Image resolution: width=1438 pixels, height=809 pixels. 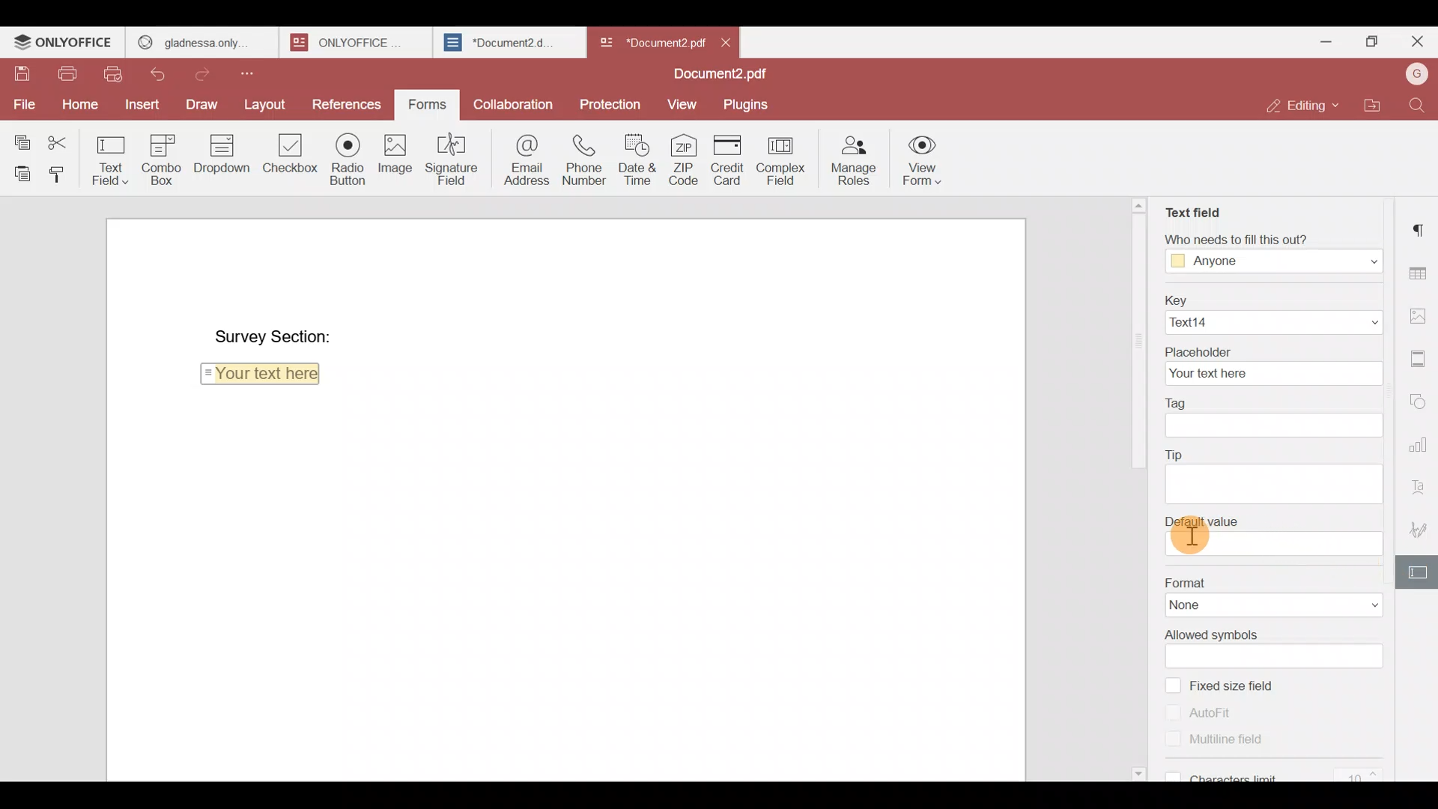 I want to click on Find, so click(x=1421, y=106).